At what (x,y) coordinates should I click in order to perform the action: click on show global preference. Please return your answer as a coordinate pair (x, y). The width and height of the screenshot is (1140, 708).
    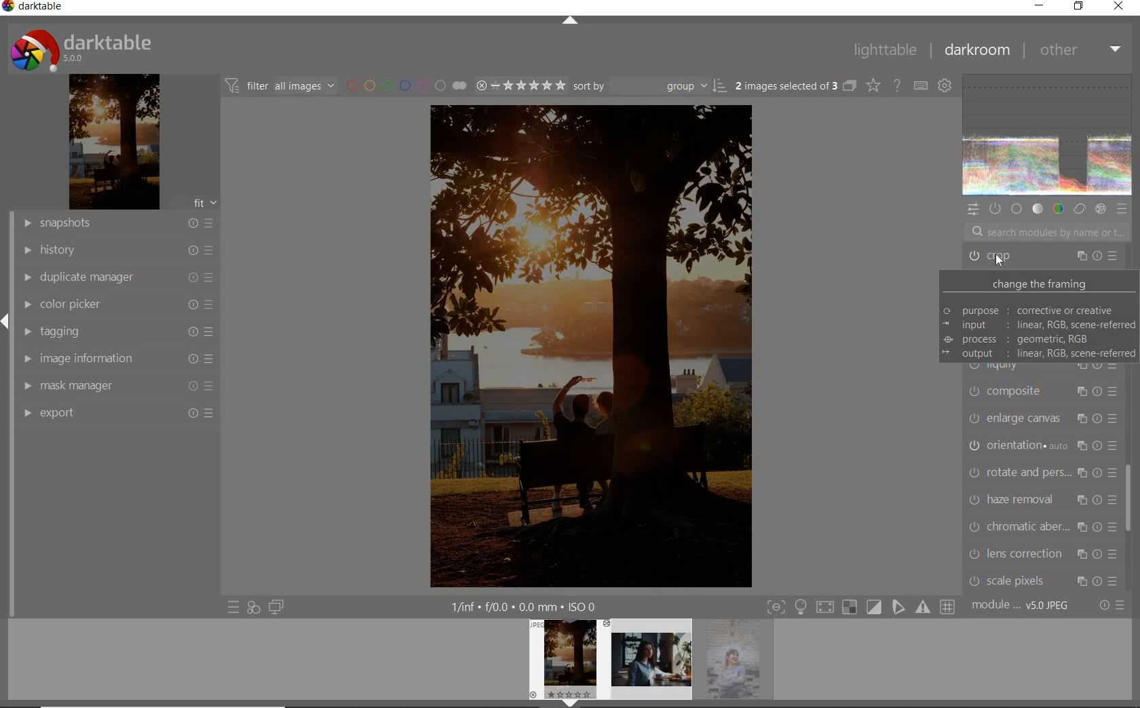
    Looking at the image, I should click on (946, 85).